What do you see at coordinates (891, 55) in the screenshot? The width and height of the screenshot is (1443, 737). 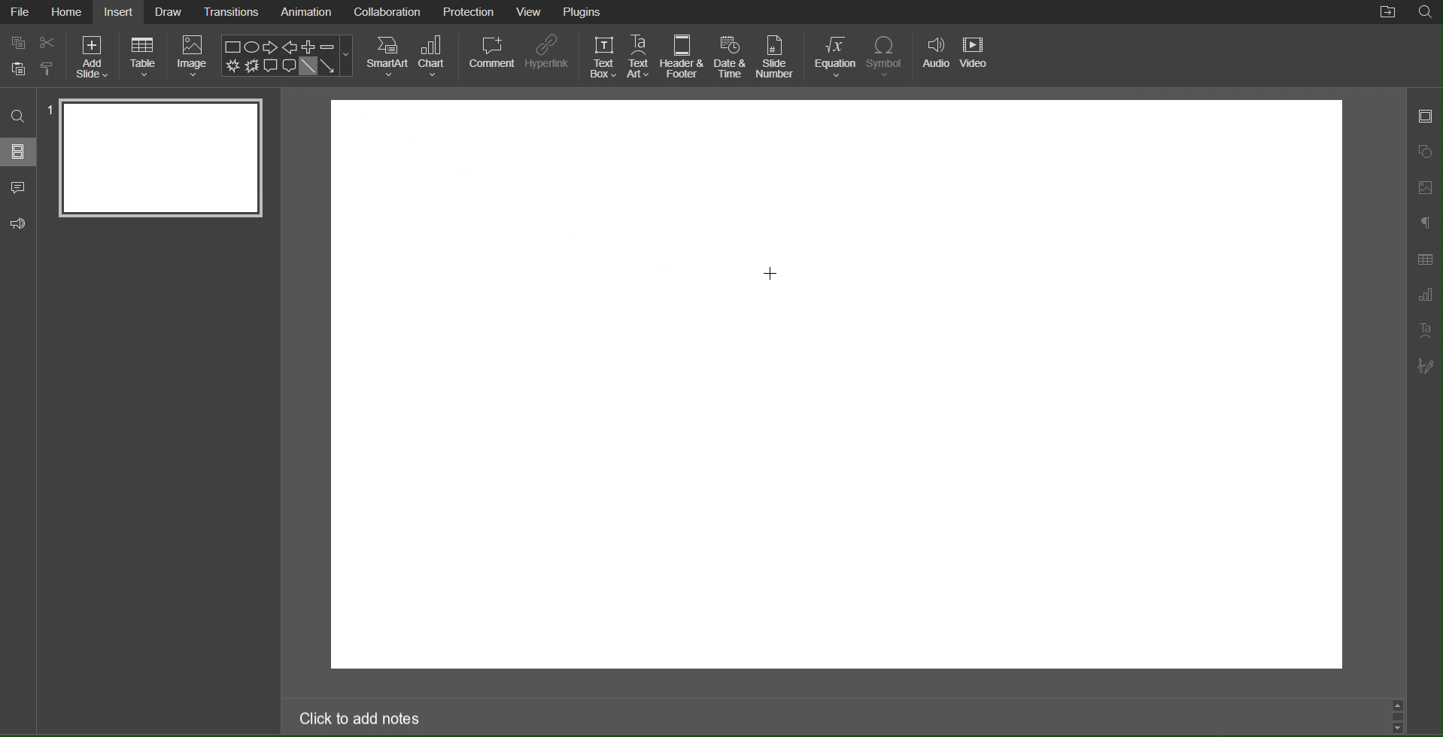 I see `Symbol` at bounding box center [891, 55].